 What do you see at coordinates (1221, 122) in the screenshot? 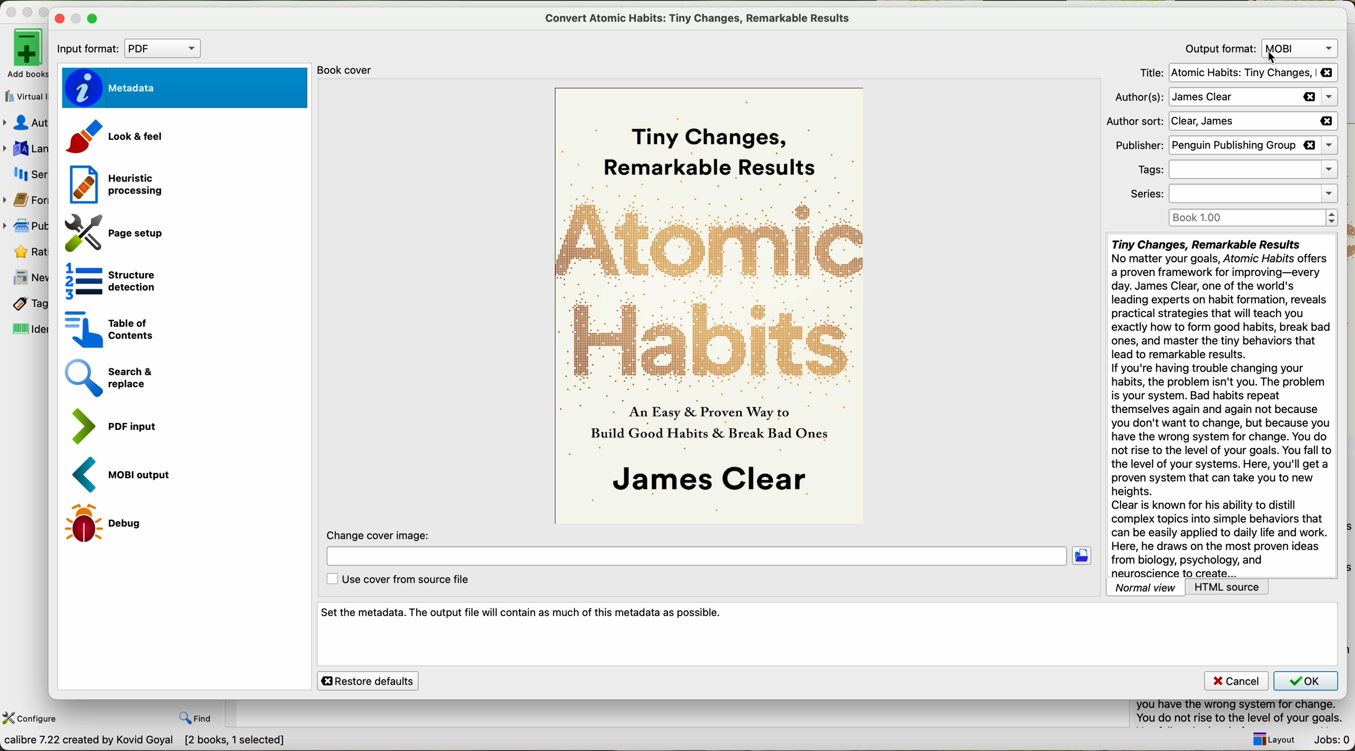
I see `Author sort` at bounding box center [1221, 122].